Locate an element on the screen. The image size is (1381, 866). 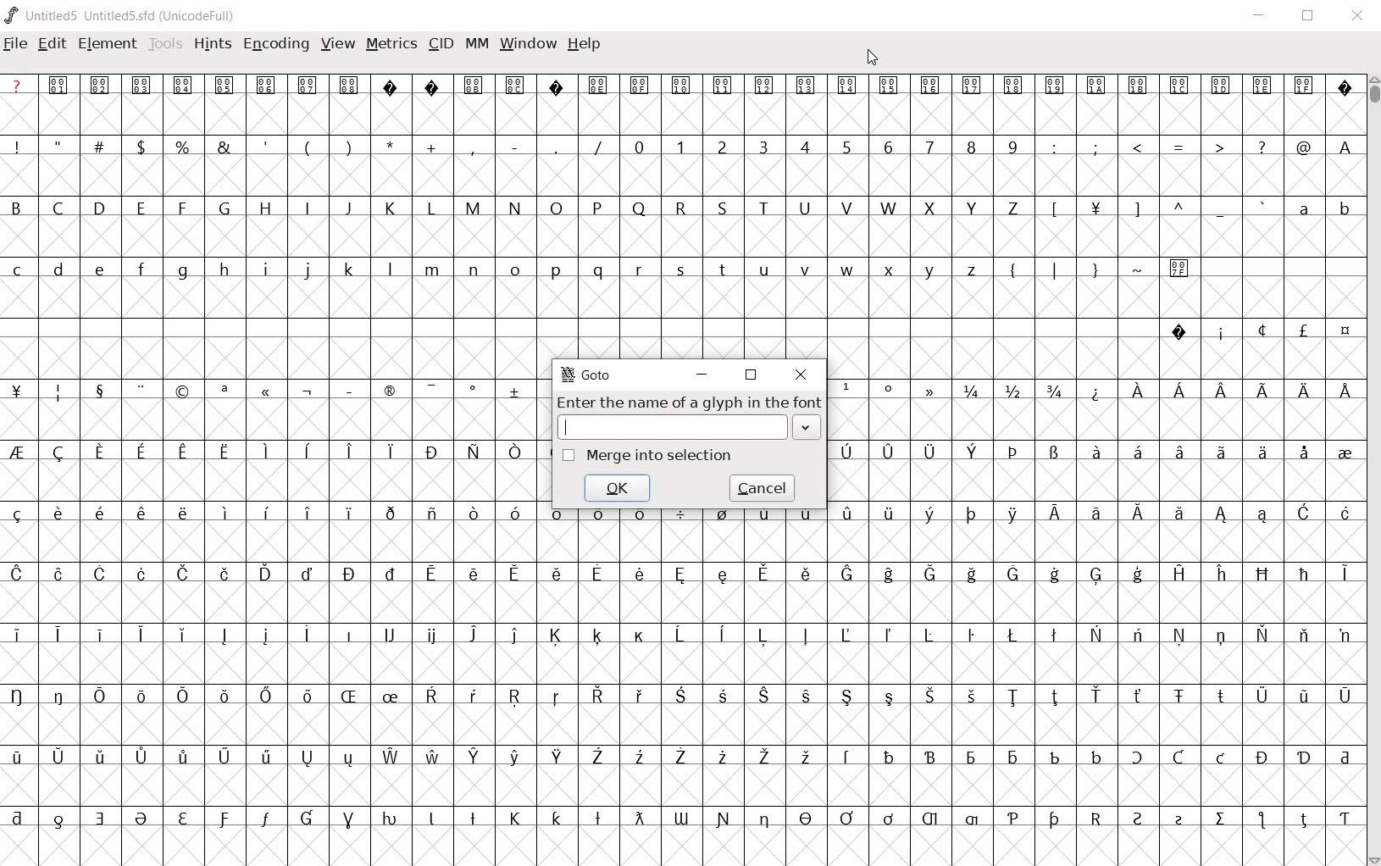
METRICS is located at coordinates (390, 46).